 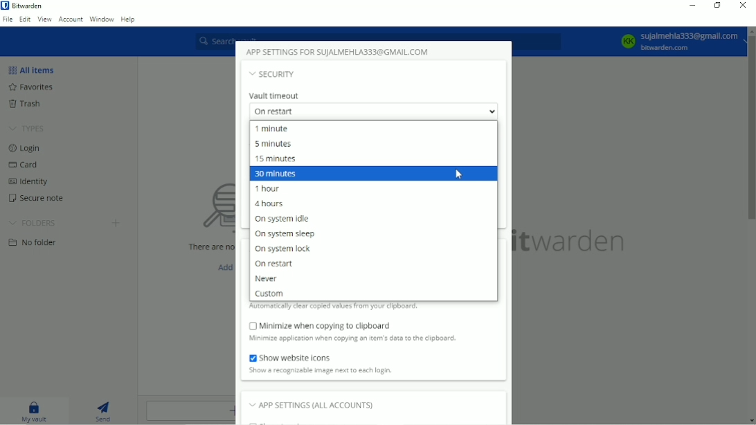 I want to click on scroll down, so click(x=750, y=421).